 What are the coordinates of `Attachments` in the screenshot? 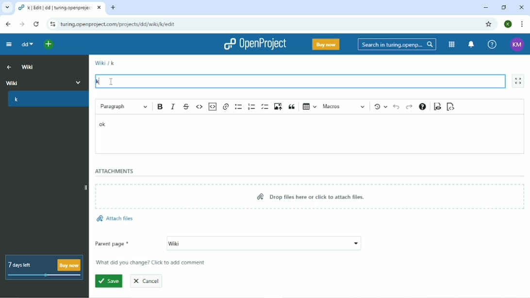 It's located at (115, 171).